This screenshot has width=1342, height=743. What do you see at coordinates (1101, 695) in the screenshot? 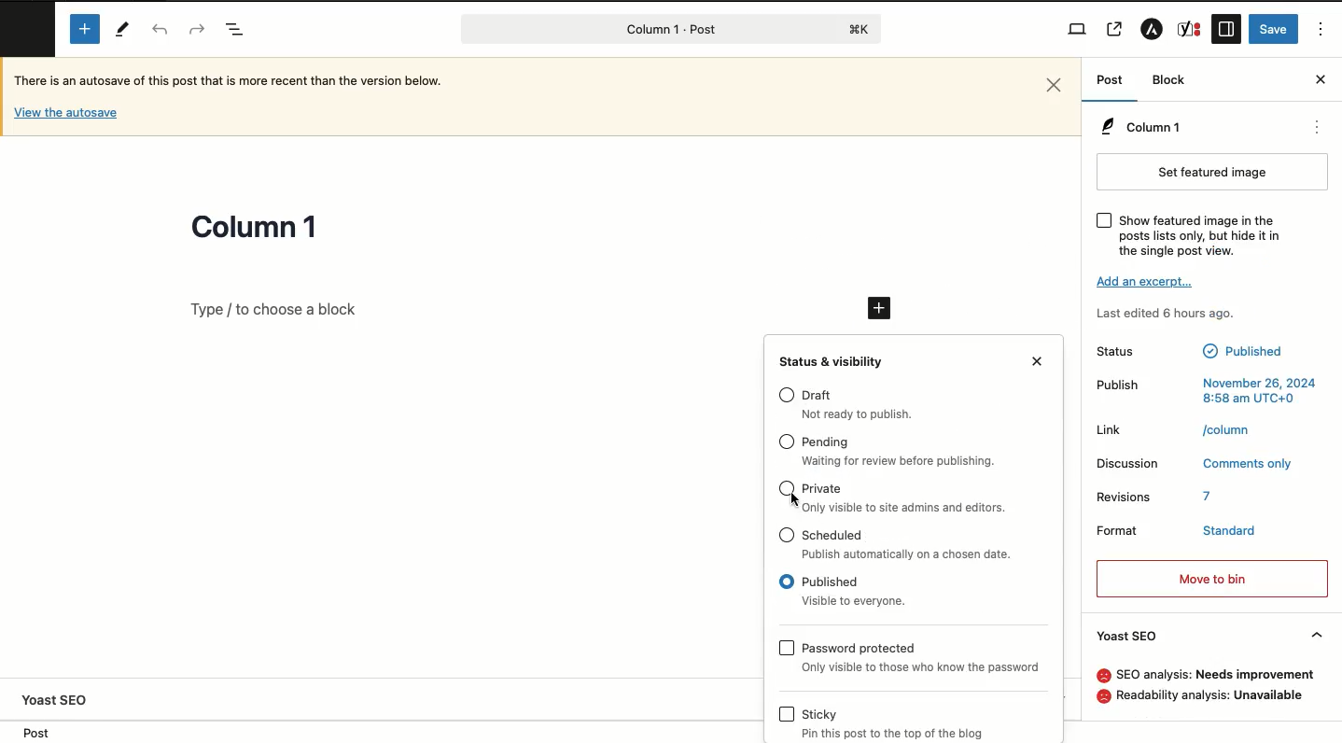
I see `emoji` at bounding box center [1101, 695].